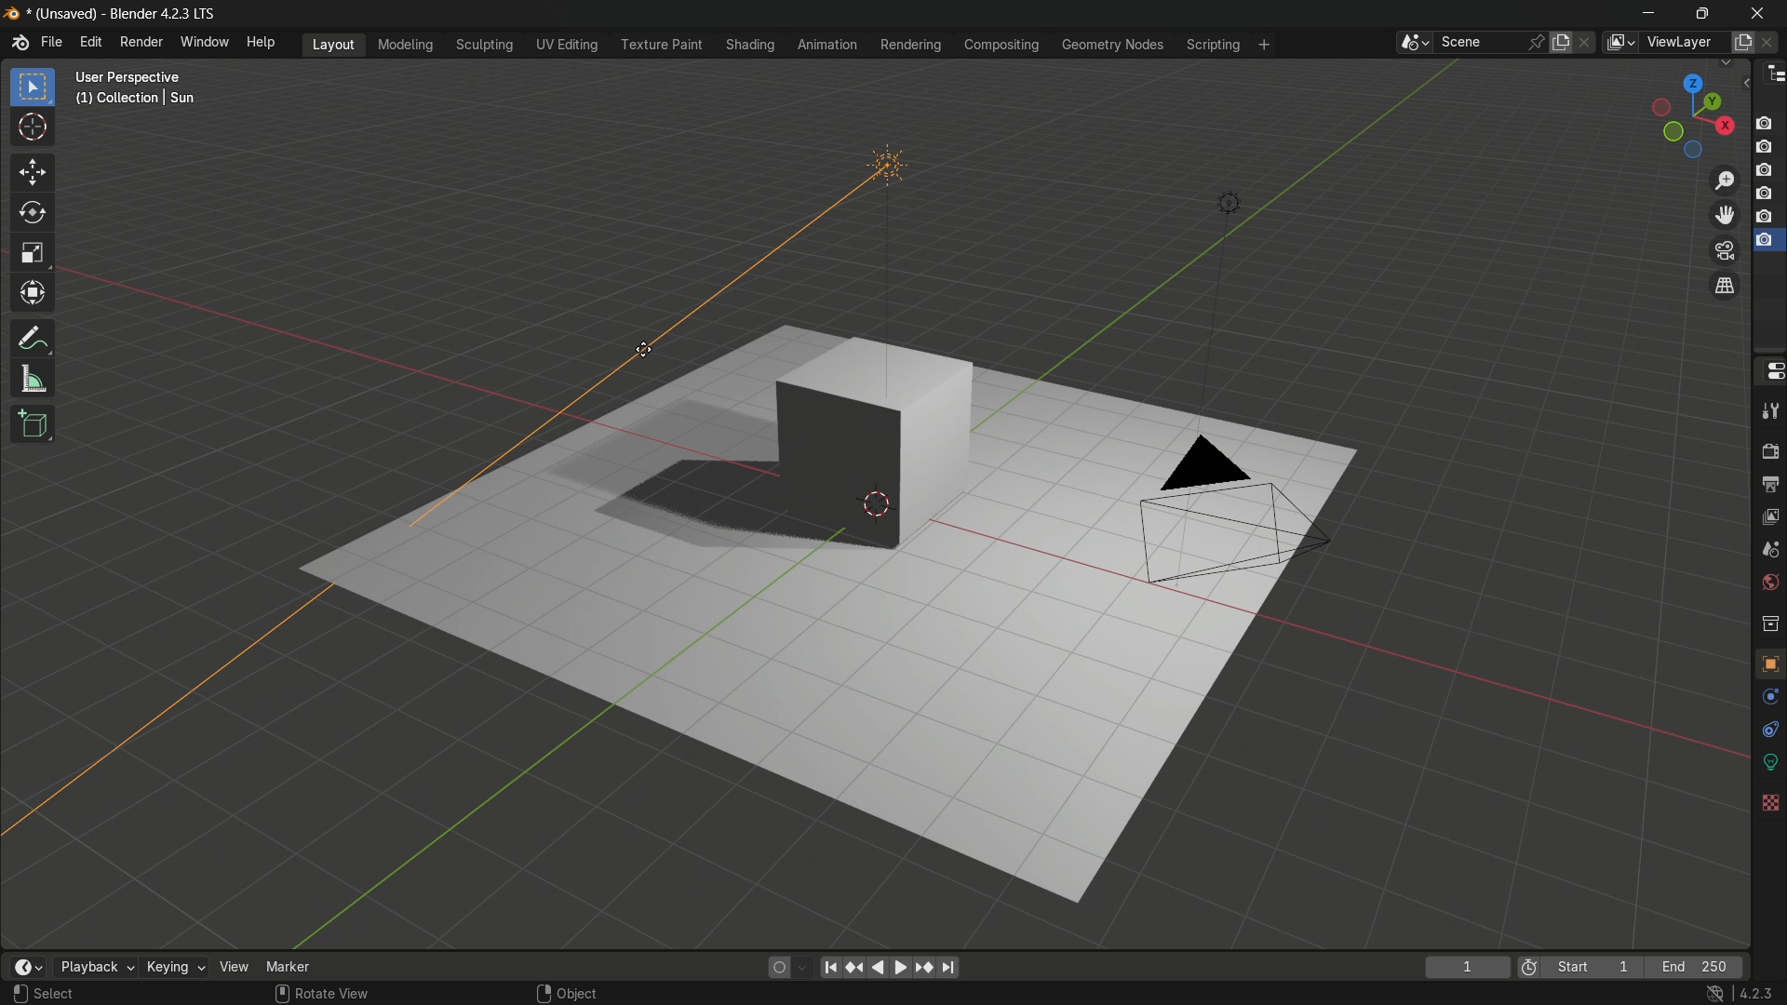  What do you see at coordinates (483, 46) in the screenshot?
I see `sculpting` at bounding box center [483, 46].